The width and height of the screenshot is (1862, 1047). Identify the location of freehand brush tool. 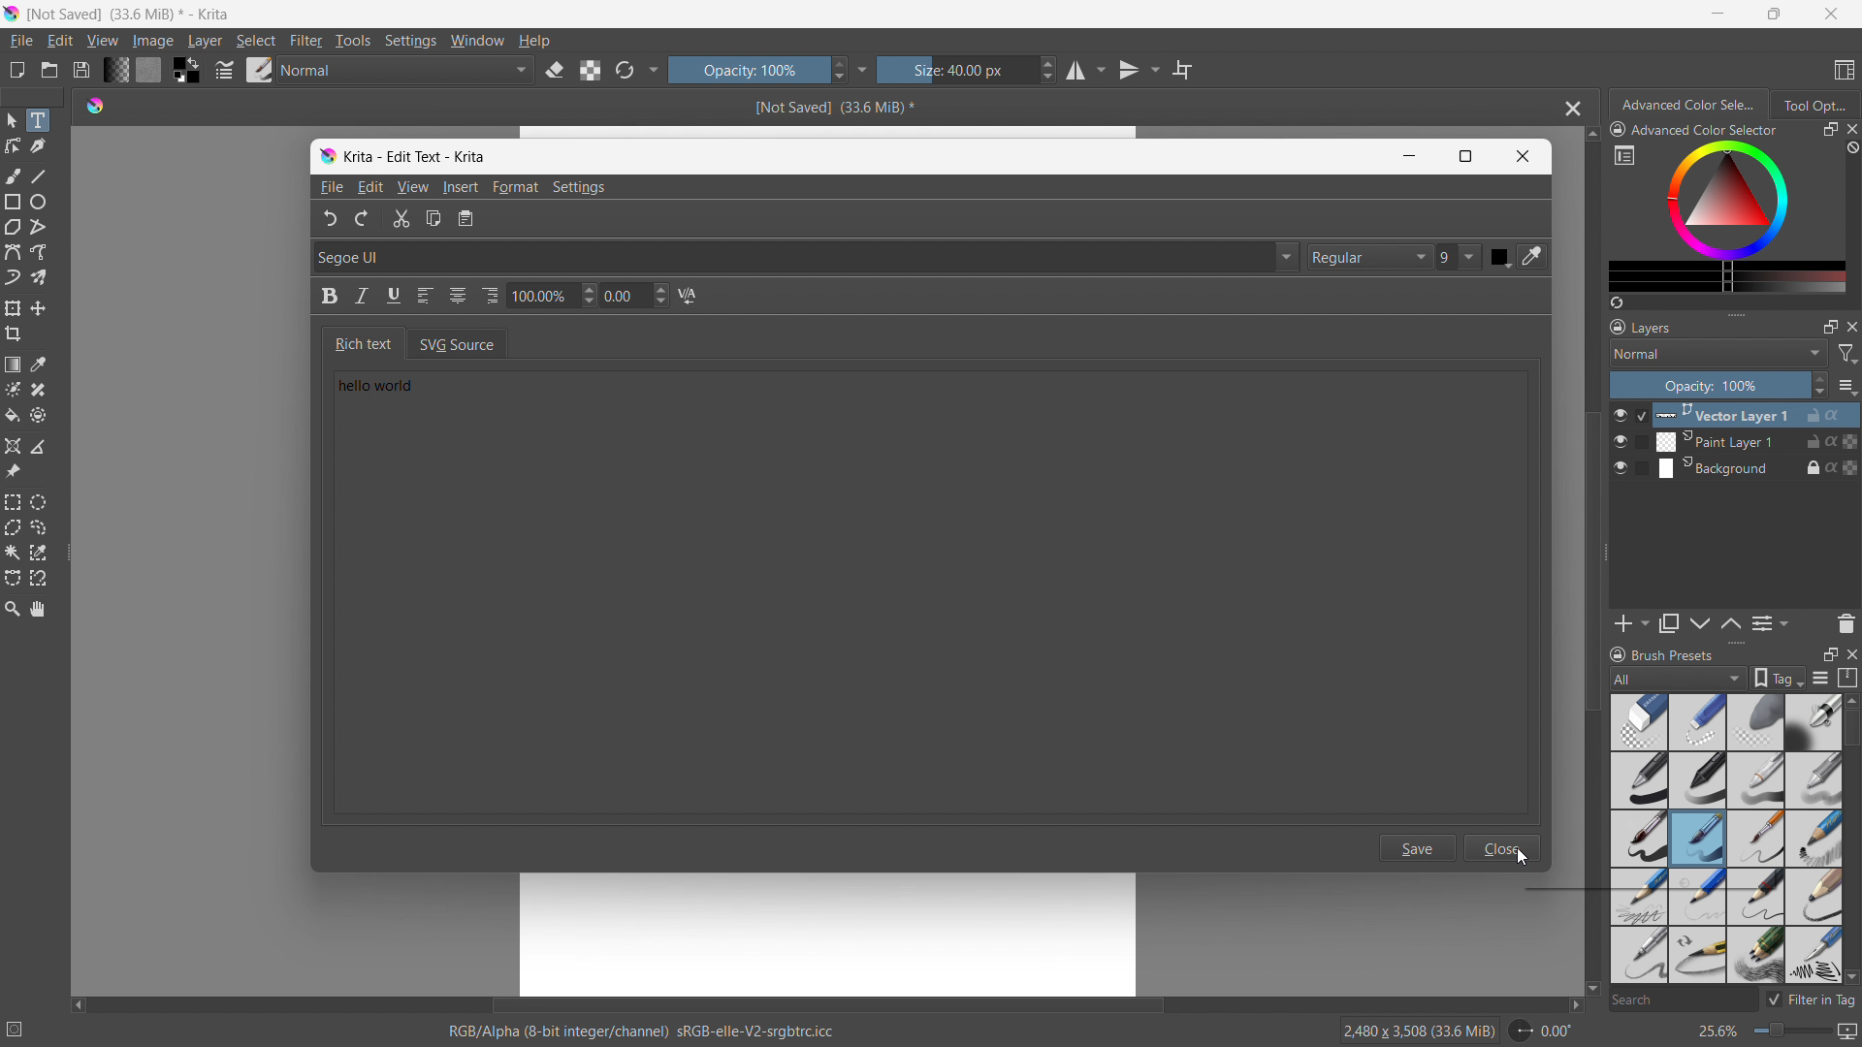
(15, 175).